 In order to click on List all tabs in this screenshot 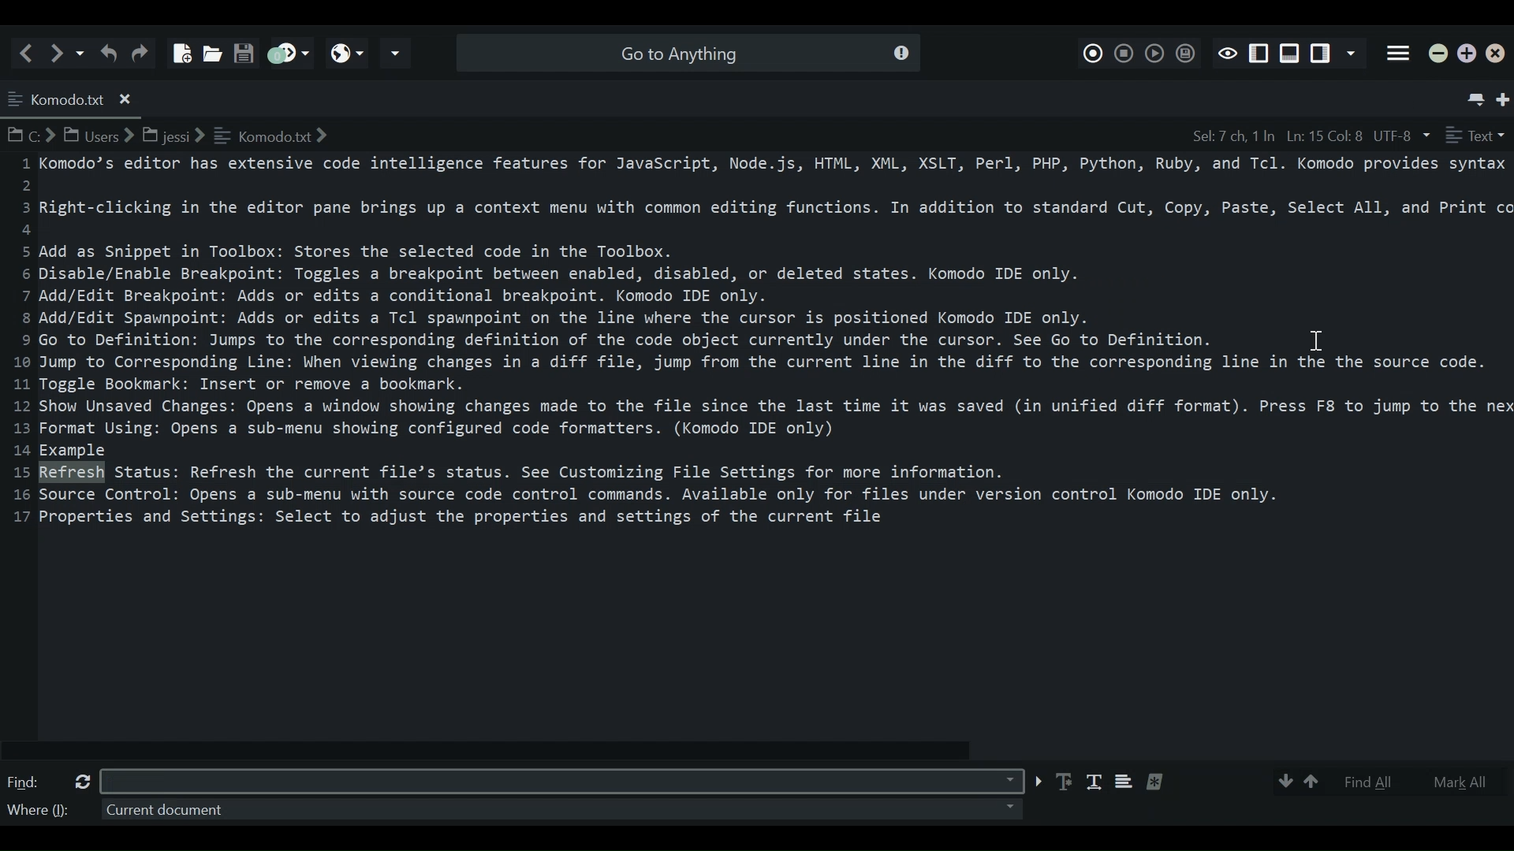, I will do `click(1473, 95)`.